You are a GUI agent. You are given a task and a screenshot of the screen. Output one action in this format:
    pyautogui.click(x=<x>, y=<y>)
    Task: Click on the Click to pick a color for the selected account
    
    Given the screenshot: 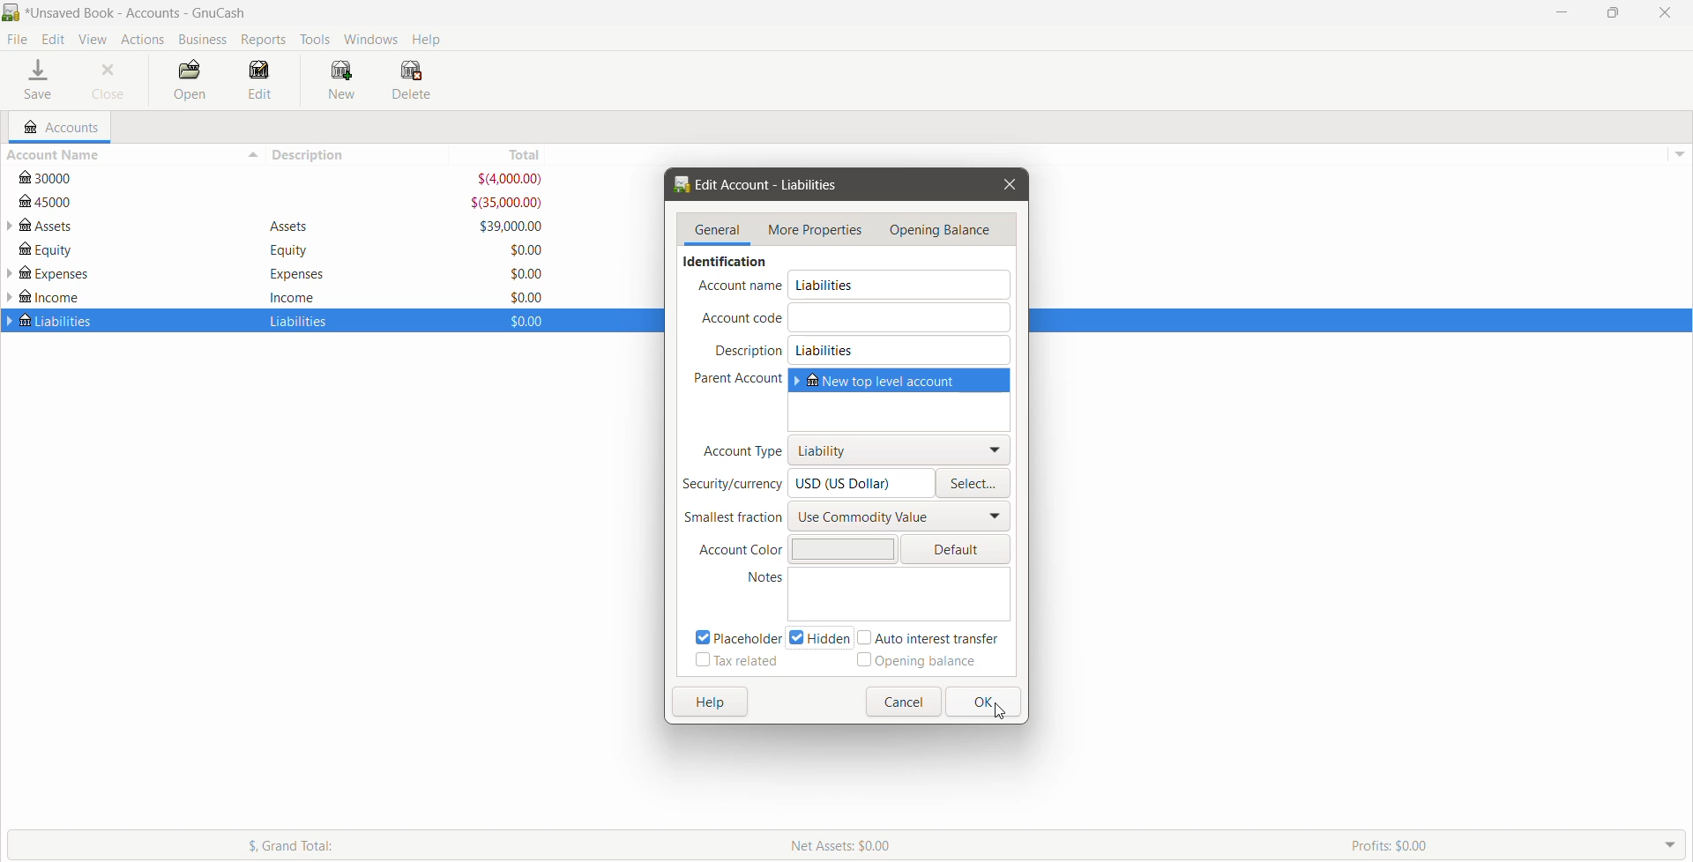 What is the action you would take?
    pyautogui.click(x=956, y=549)
    